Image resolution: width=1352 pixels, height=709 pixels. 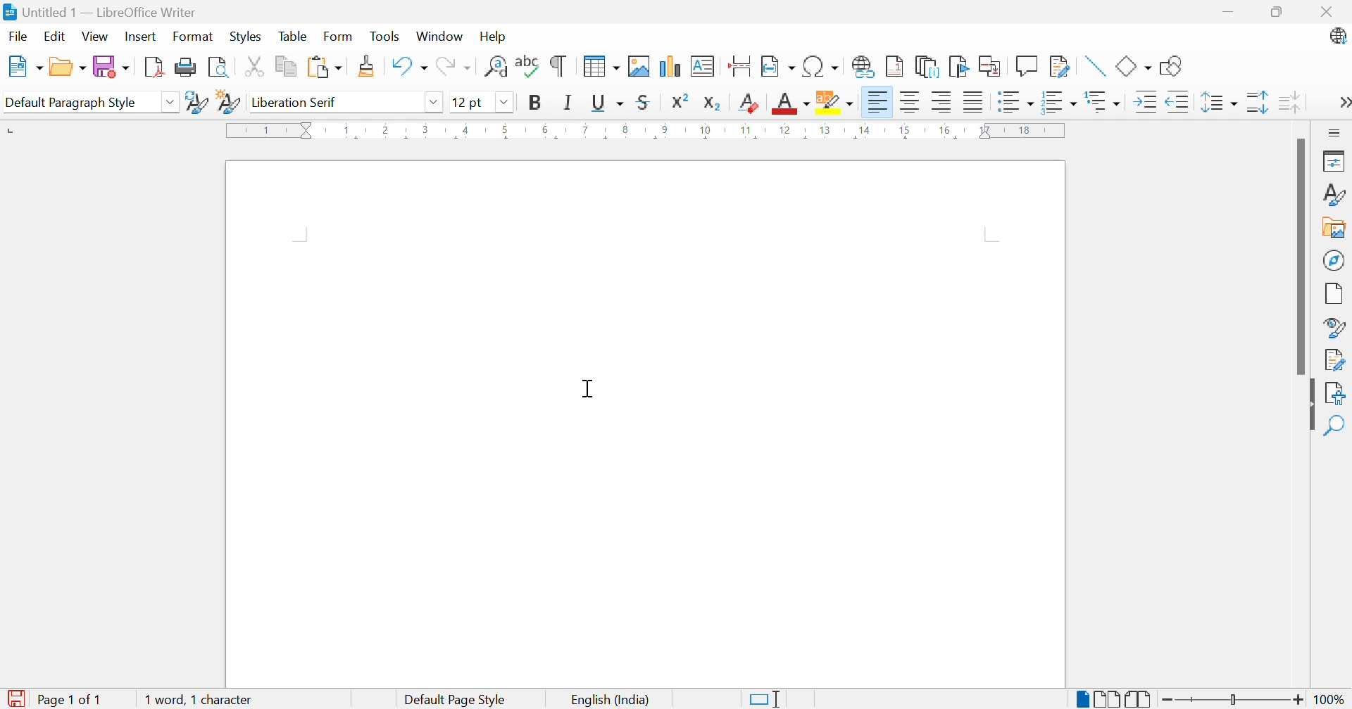 What do you see at coordinates (1015, 103) in the screenshot?
I see `Toggle unordered list` at bounding box center [1015, 103].